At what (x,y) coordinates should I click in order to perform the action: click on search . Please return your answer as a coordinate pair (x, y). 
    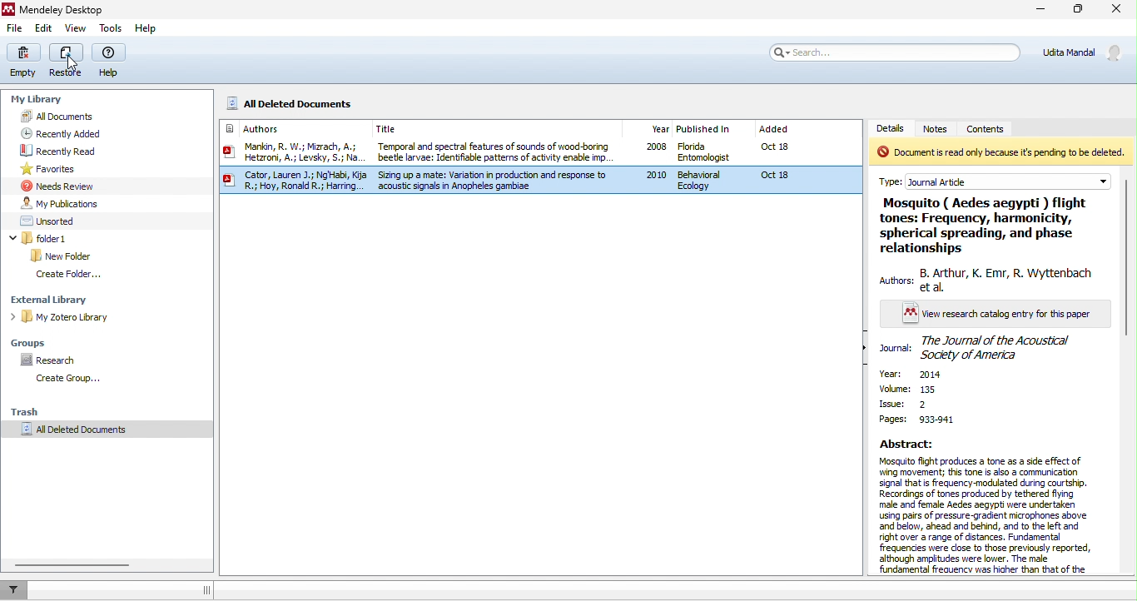
    Looking at the image, I should click on (892, 52).